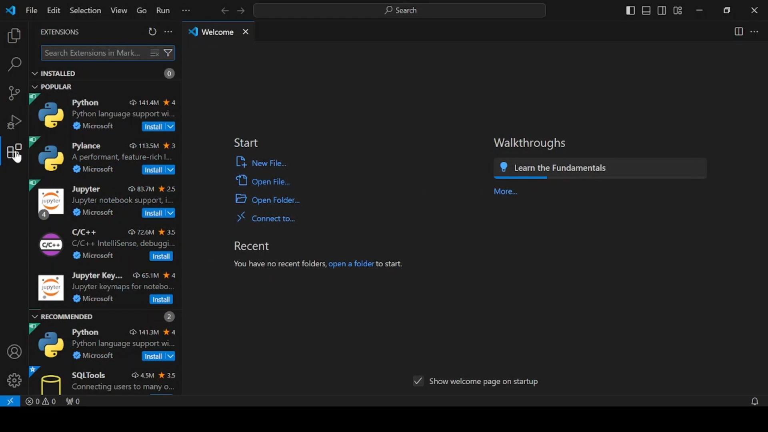 This screenshot has height=432, width=768. I want to click on Jupyter keymaps, so click(106, 288).